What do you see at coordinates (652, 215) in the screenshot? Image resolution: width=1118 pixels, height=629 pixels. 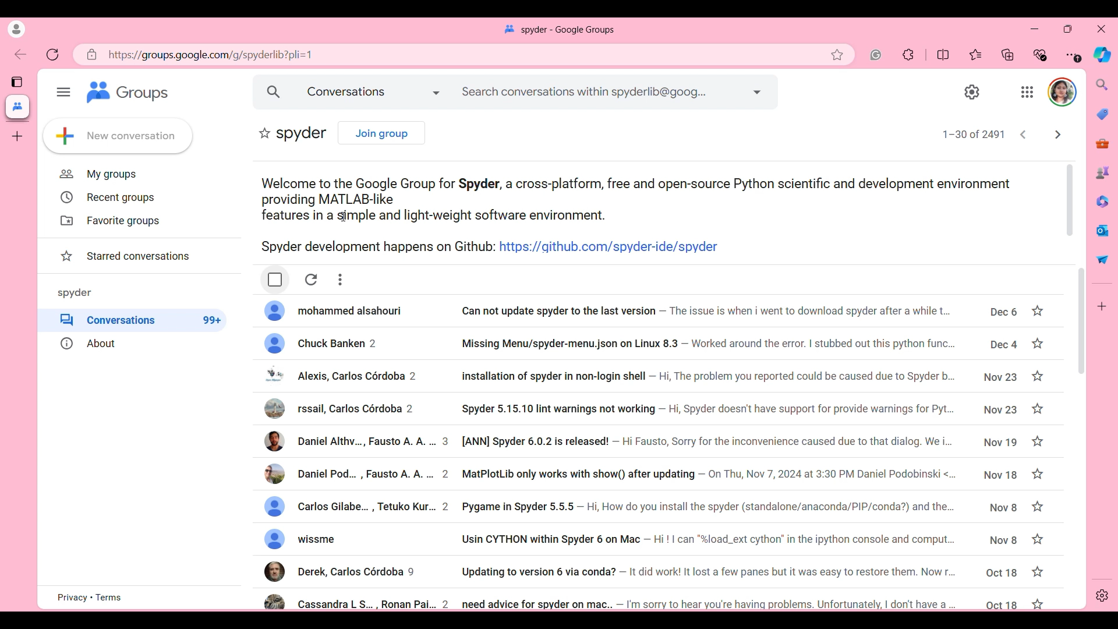 I see `Group description` at bounding box center [652, 215].